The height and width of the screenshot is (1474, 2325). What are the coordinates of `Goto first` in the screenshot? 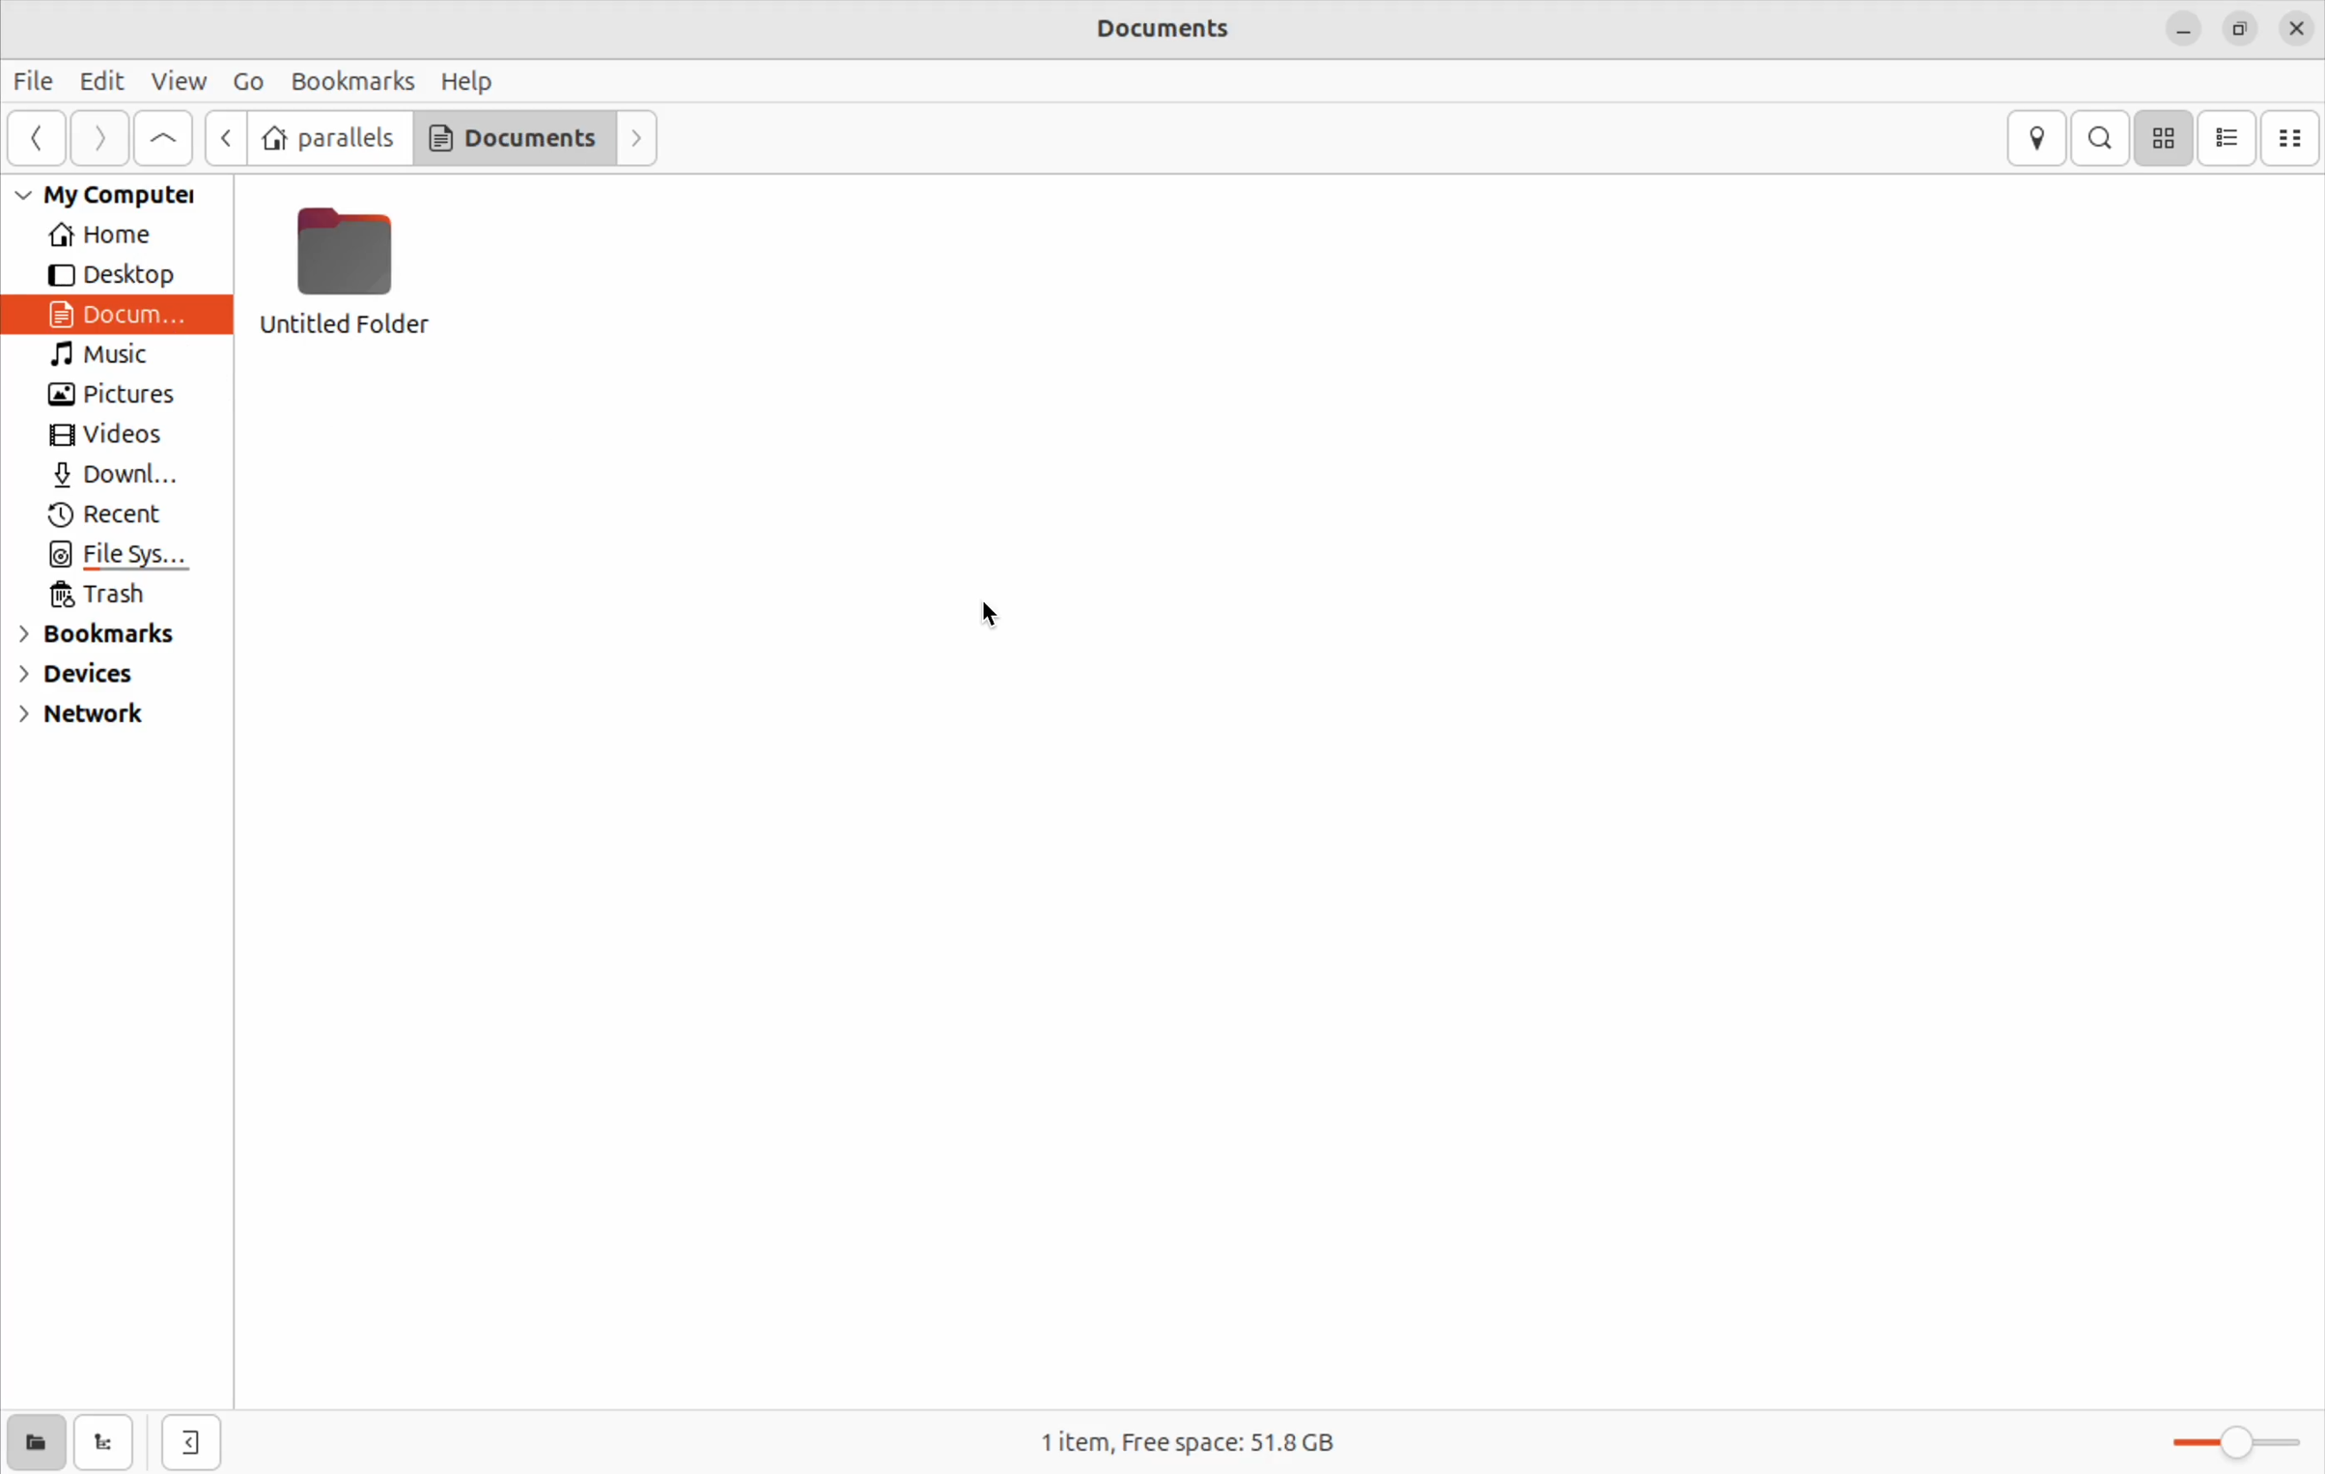 It's located at (163, 136).